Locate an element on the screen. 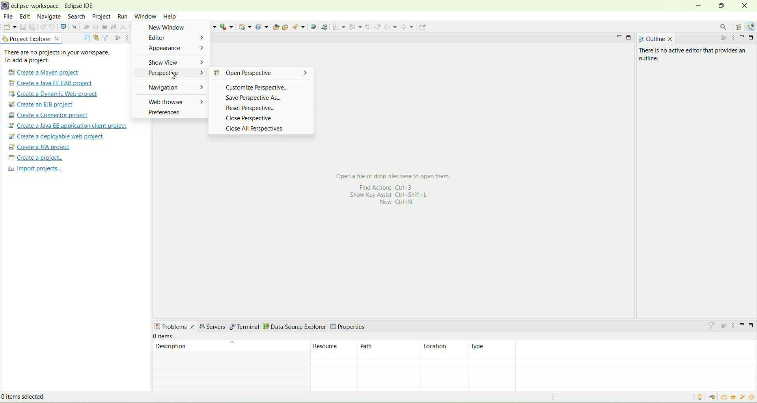 The width and height of the screenshot is (757, 403). maximize is located at coordinates (630, 37).